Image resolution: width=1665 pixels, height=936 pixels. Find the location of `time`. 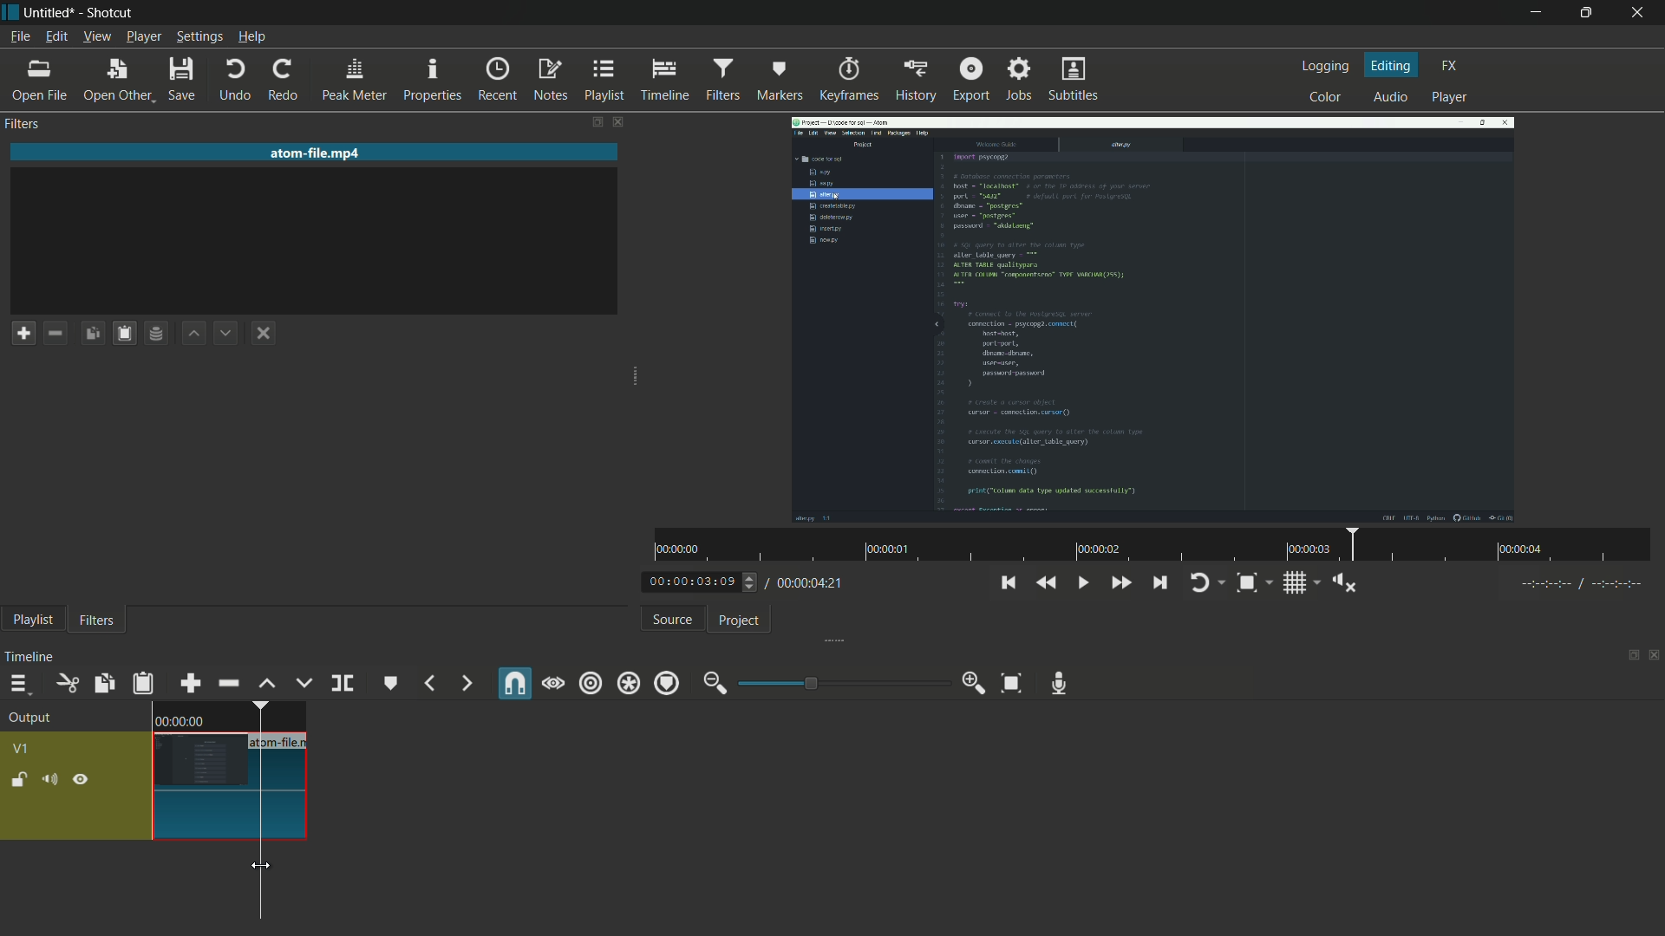

time is located at coordinates (1149, 546).